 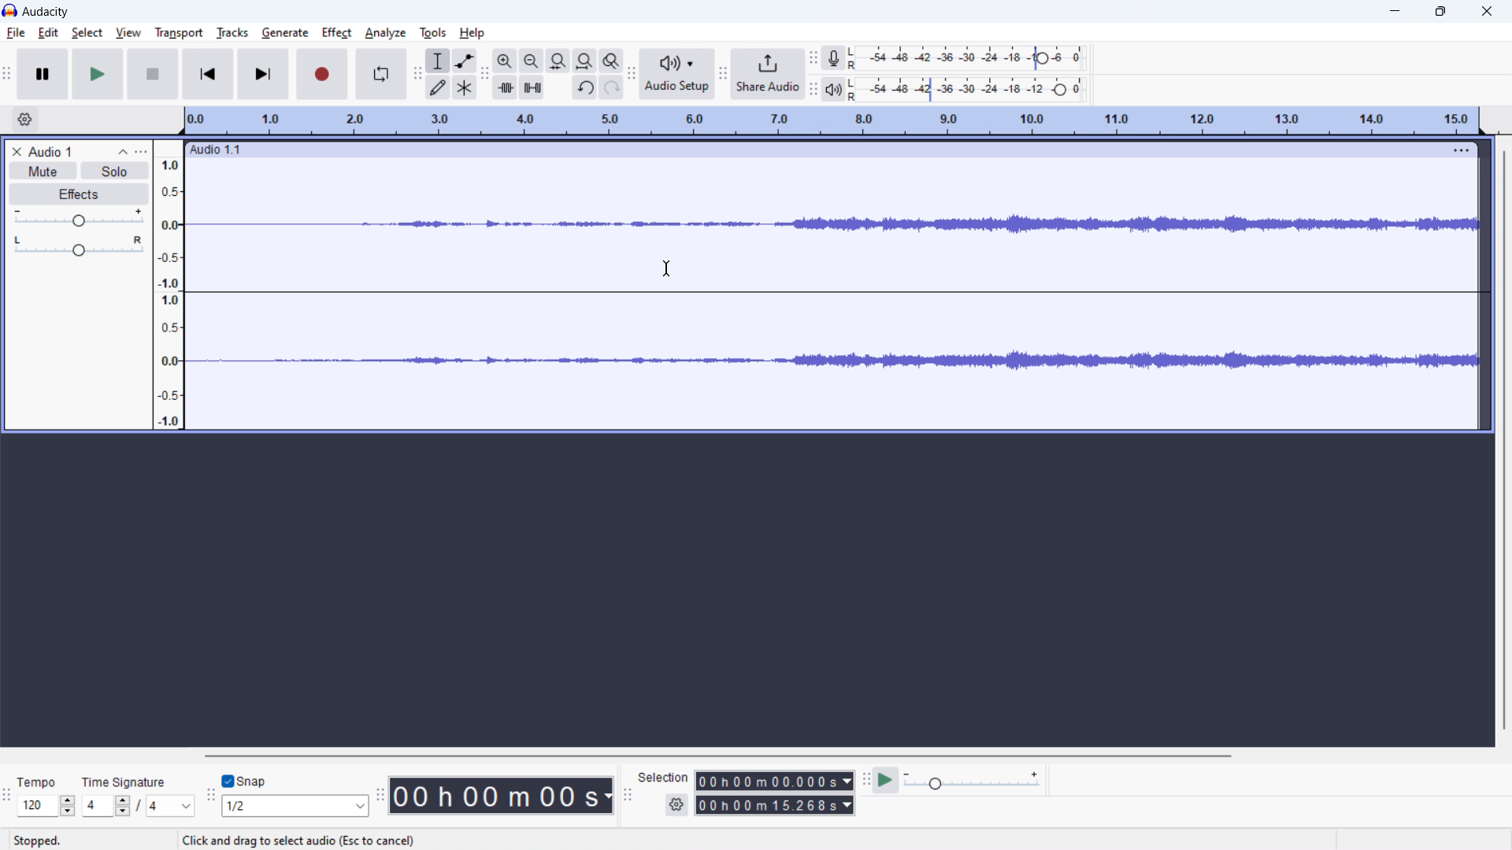 I want to click on selection toolbar, so click(x=626, y=794).